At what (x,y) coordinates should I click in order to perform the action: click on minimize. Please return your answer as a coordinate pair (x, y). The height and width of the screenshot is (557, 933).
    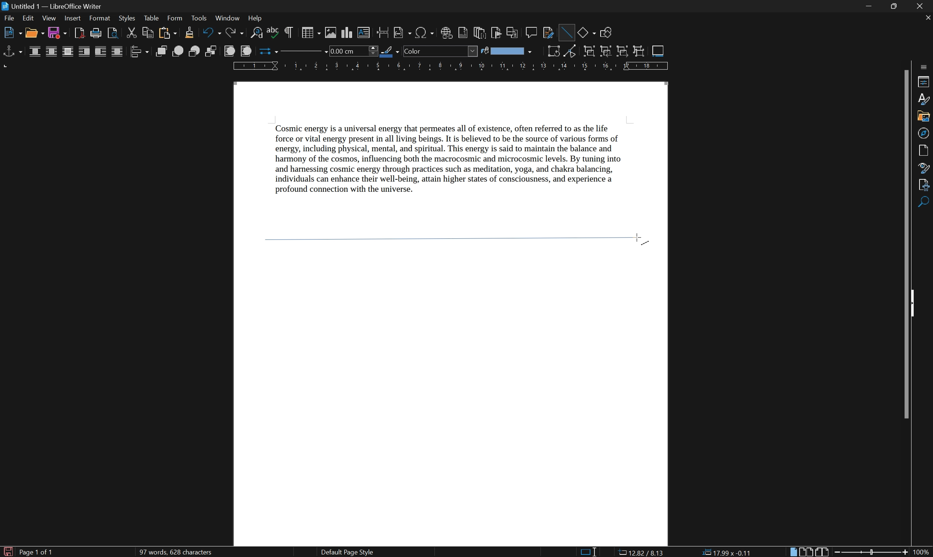
    Looking at the image, I should click on (870, 7).